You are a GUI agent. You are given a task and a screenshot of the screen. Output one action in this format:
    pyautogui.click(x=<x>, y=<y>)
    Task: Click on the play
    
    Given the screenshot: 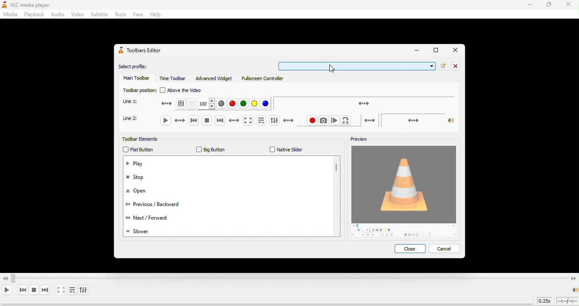 What is the action you would take?
    pyautogui.click(x=170, y=121)
    